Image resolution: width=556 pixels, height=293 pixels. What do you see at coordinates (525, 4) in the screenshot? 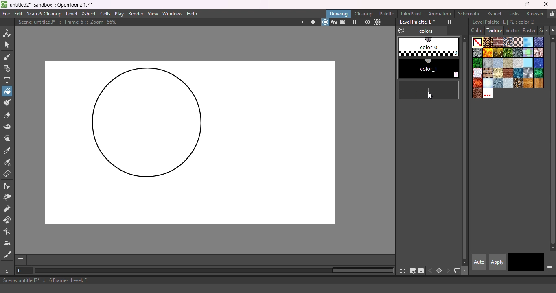
I see `Maximize` at bounding box center [525, 4].